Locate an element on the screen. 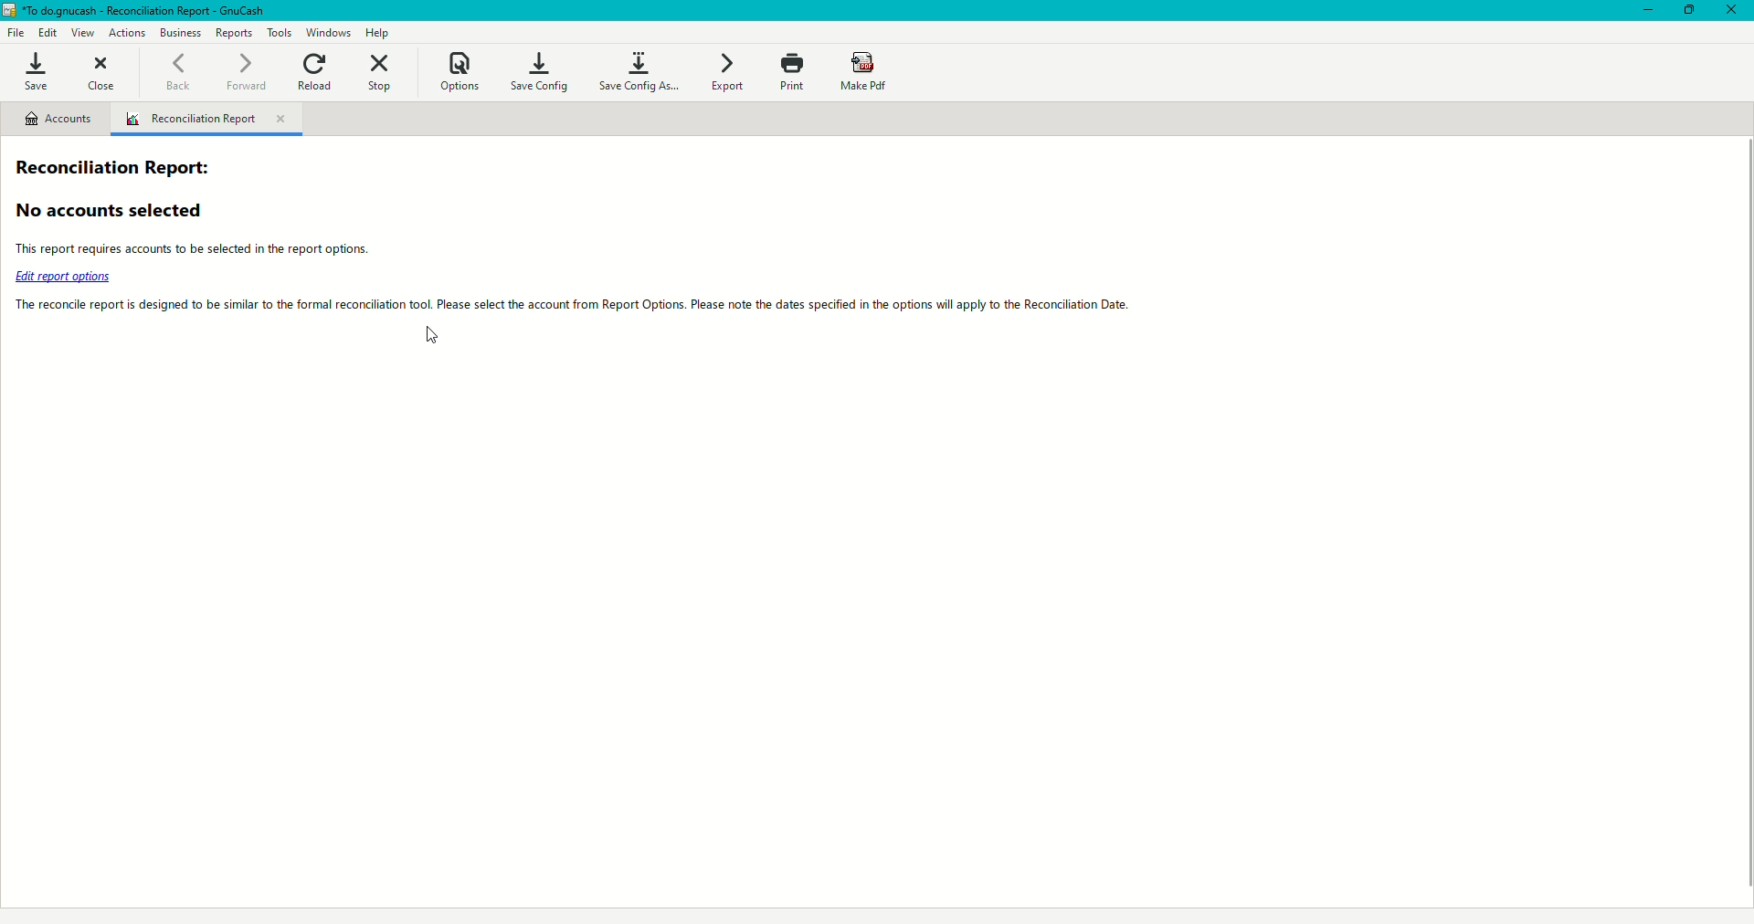  Close is located at coordinates (99, 72).